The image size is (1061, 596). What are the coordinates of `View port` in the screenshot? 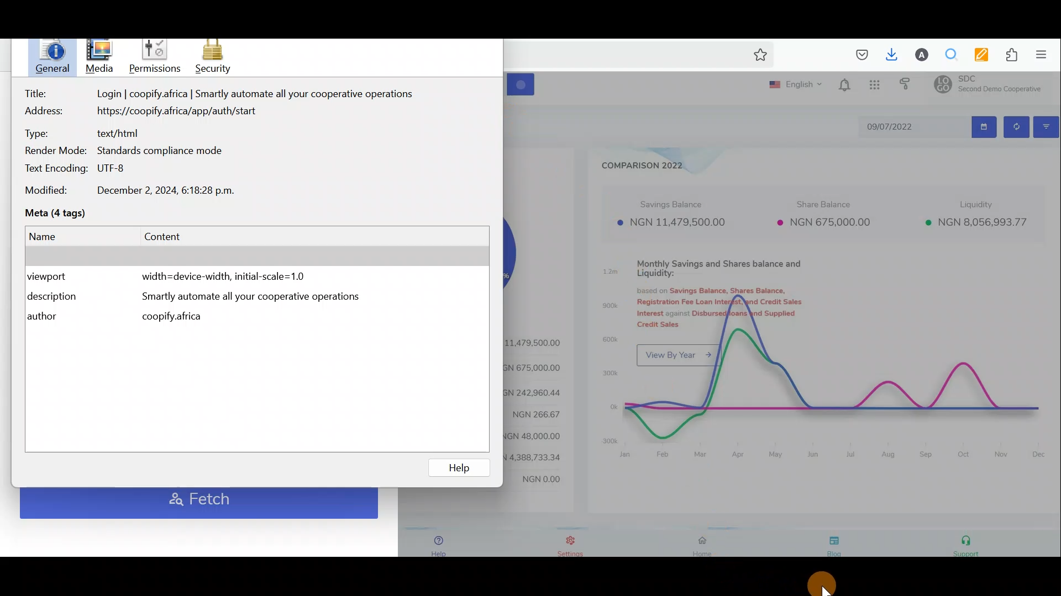 It's located at (170, 276).